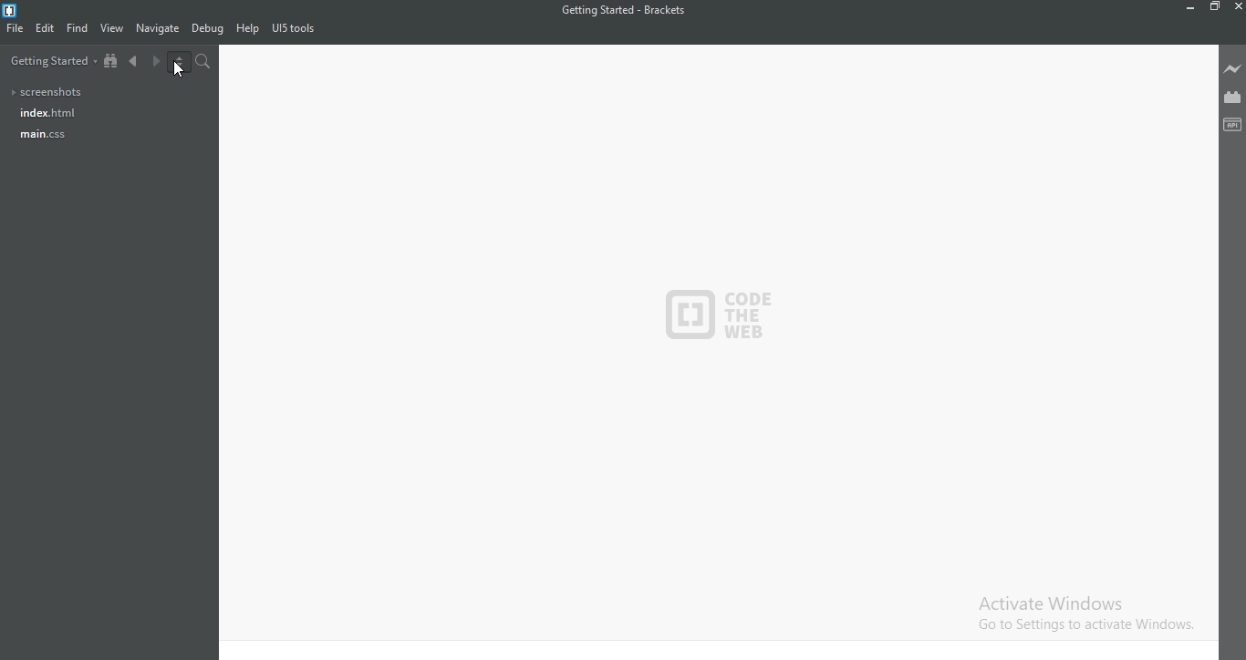 The height and width of the screenshot is (660, 1246). What do you see at coordinates (1233, 69) in the screenshot?
I see `Live preview` at bounding box center [1233, 69].